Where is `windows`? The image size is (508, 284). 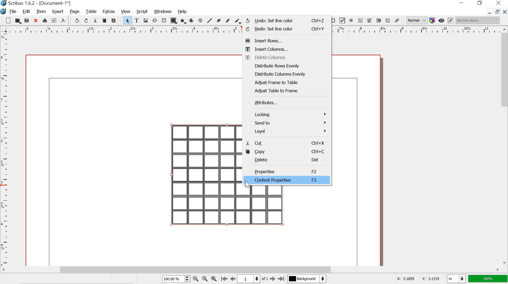 windows is located at coordinates (164, 12).